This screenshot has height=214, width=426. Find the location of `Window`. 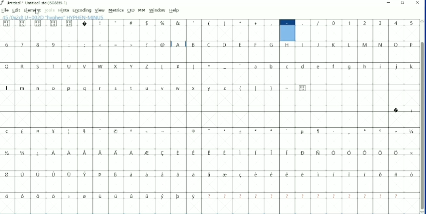

Window is located at coordinates (157, 10).